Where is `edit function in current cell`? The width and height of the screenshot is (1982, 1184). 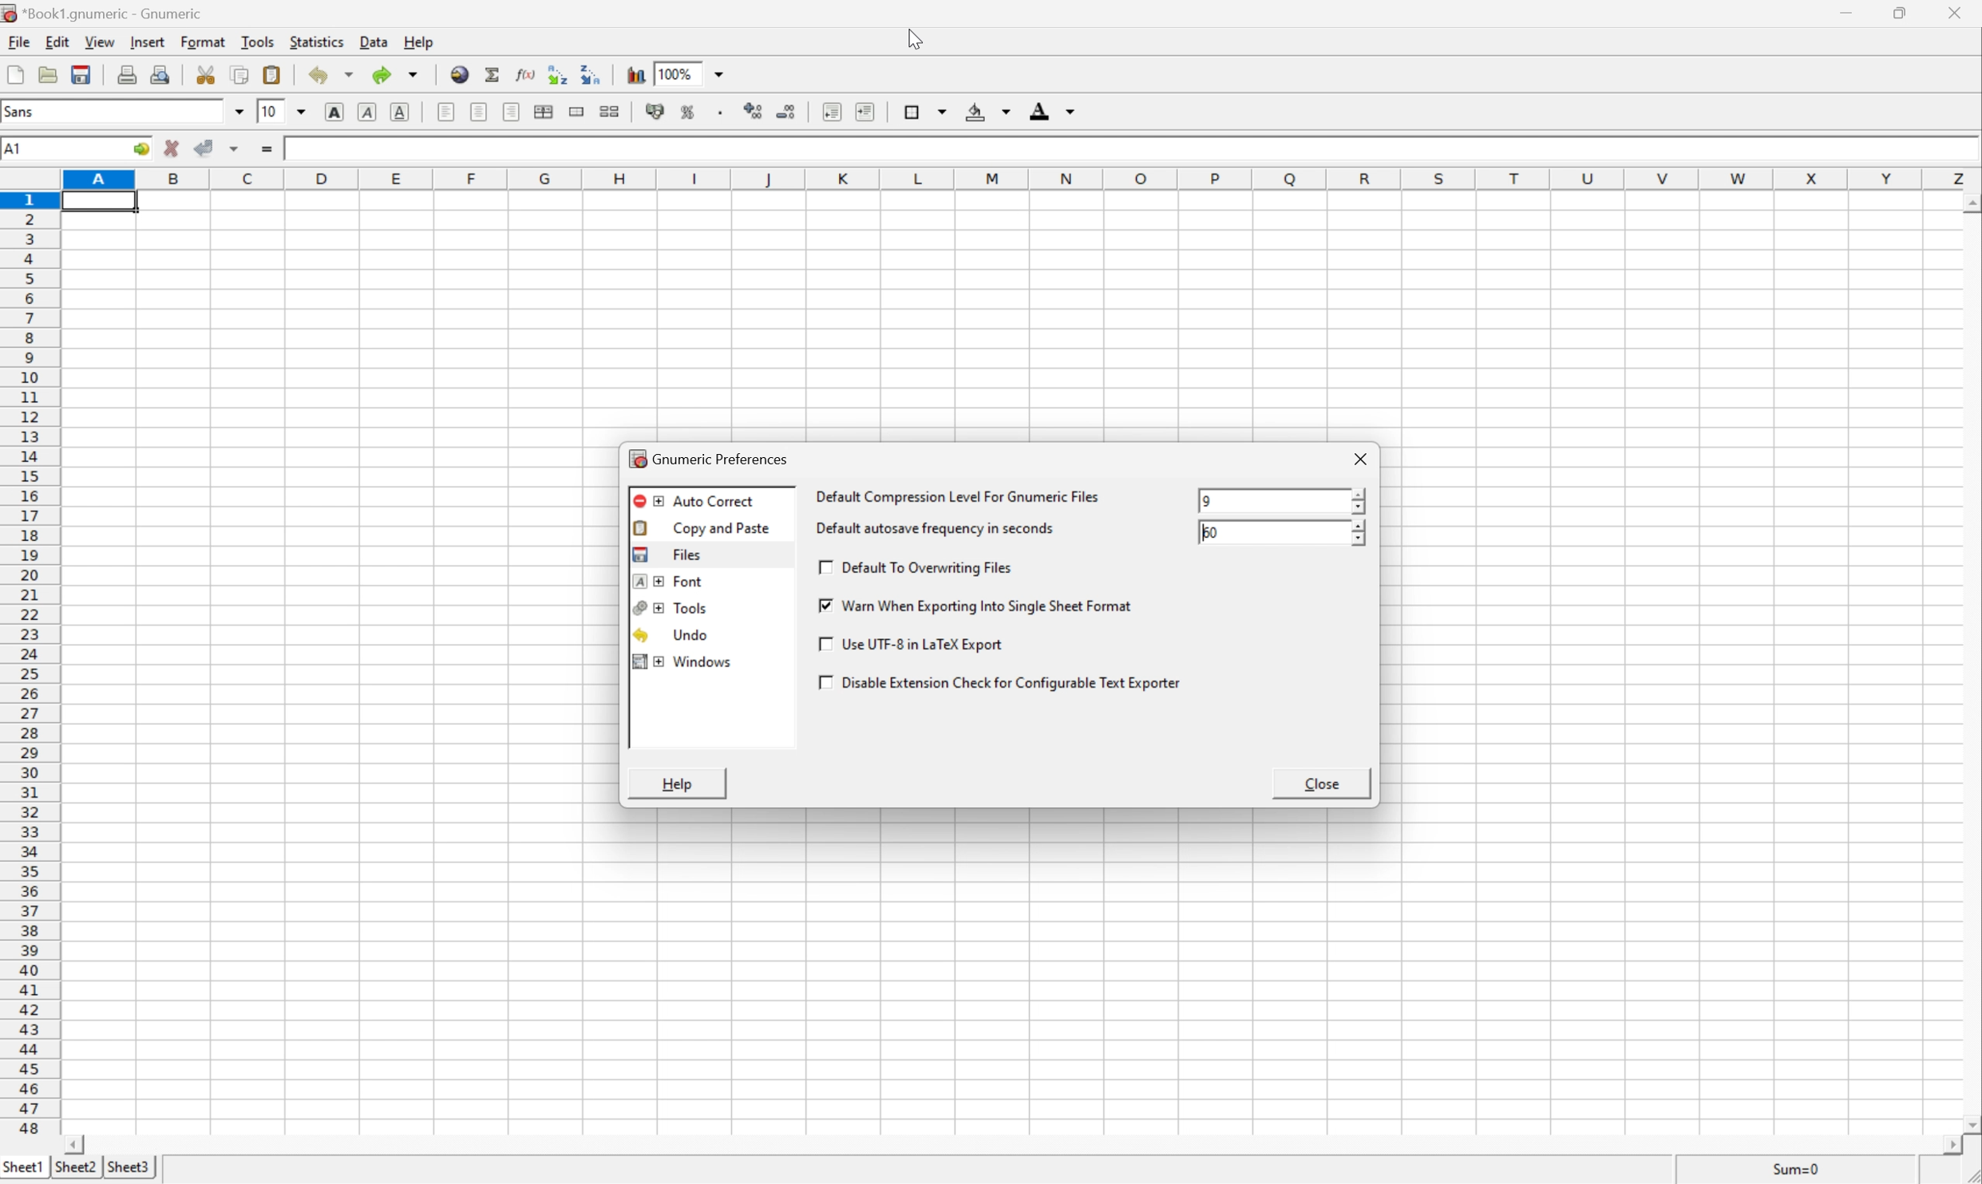
edit function in current cell is located at coordinates (527, 73).